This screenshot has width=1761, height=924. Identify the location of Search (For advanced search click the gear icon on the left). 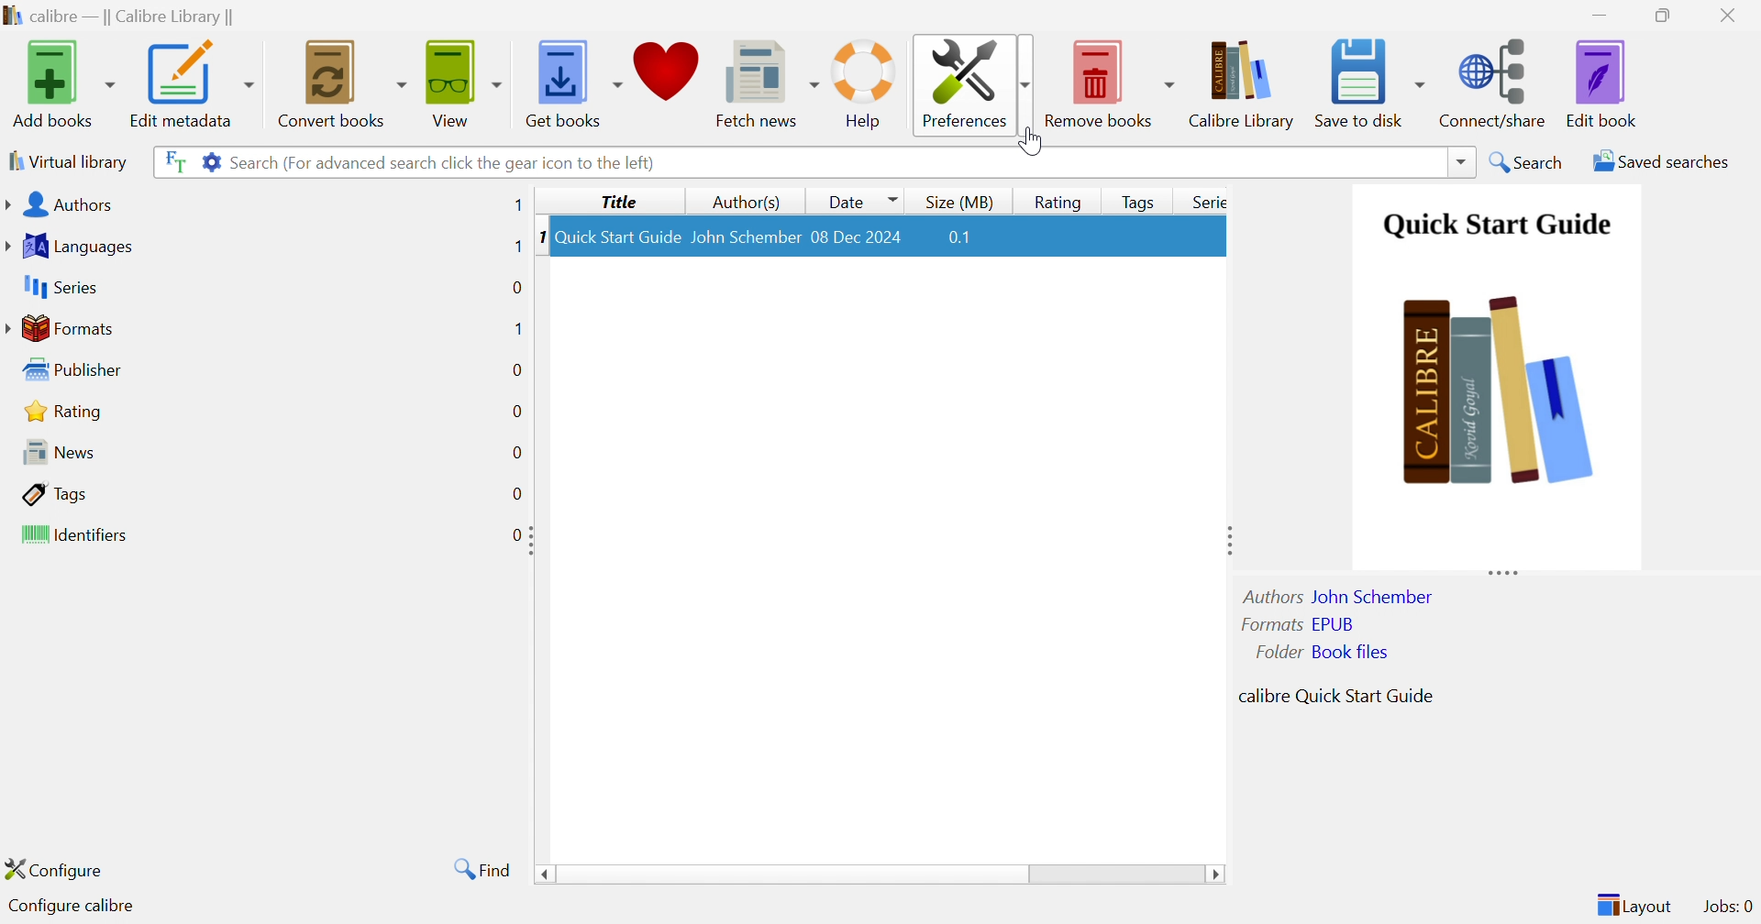
(445, 162).